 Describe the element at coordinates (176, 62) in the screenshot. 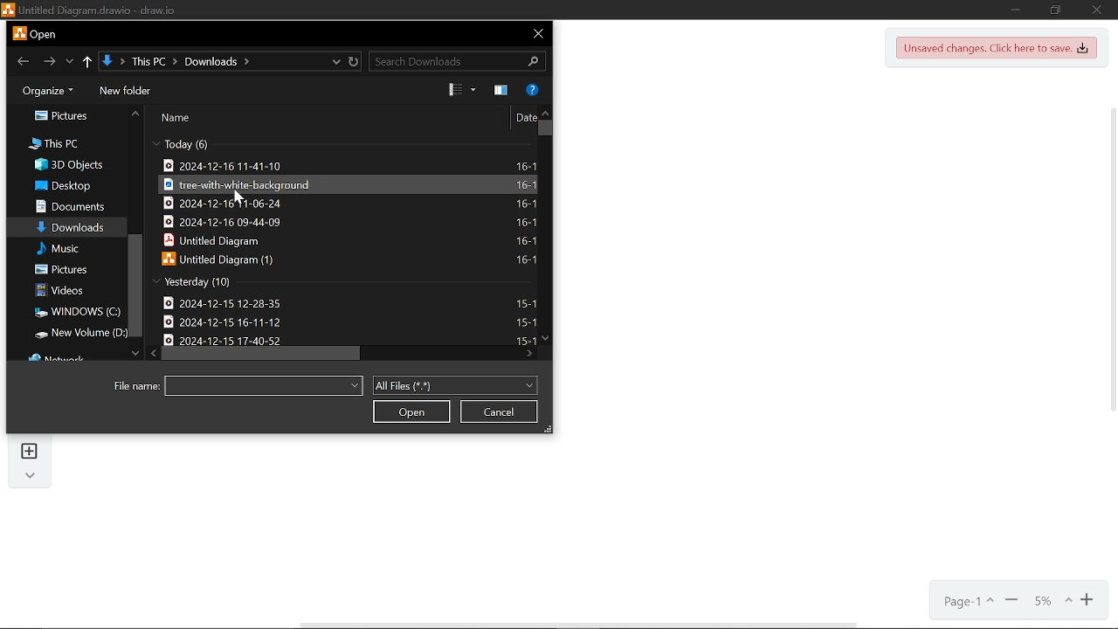

I see `Current location path` at that location.